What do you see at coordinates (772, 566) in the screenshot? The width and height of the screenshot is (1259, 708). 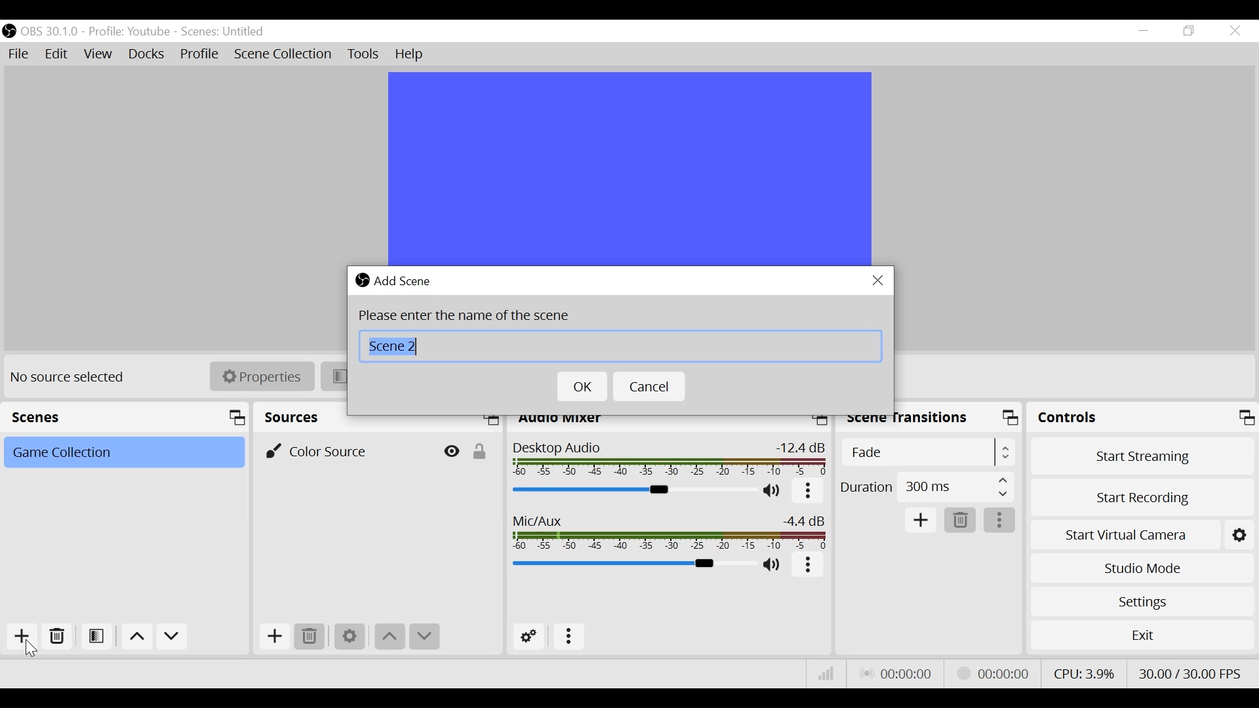 I see `(un)mute` at bounding box center [772, 566].